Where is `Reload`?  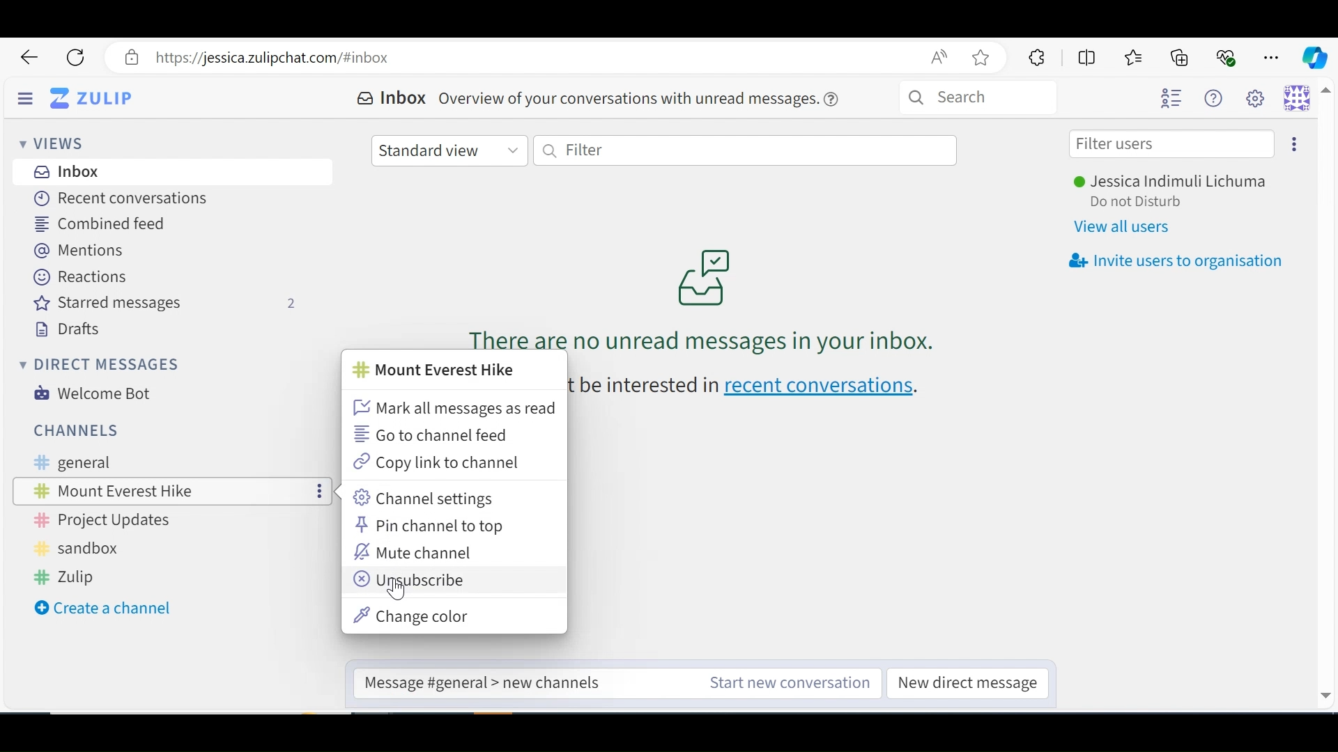
Reload is located at coordinates (76, 58).